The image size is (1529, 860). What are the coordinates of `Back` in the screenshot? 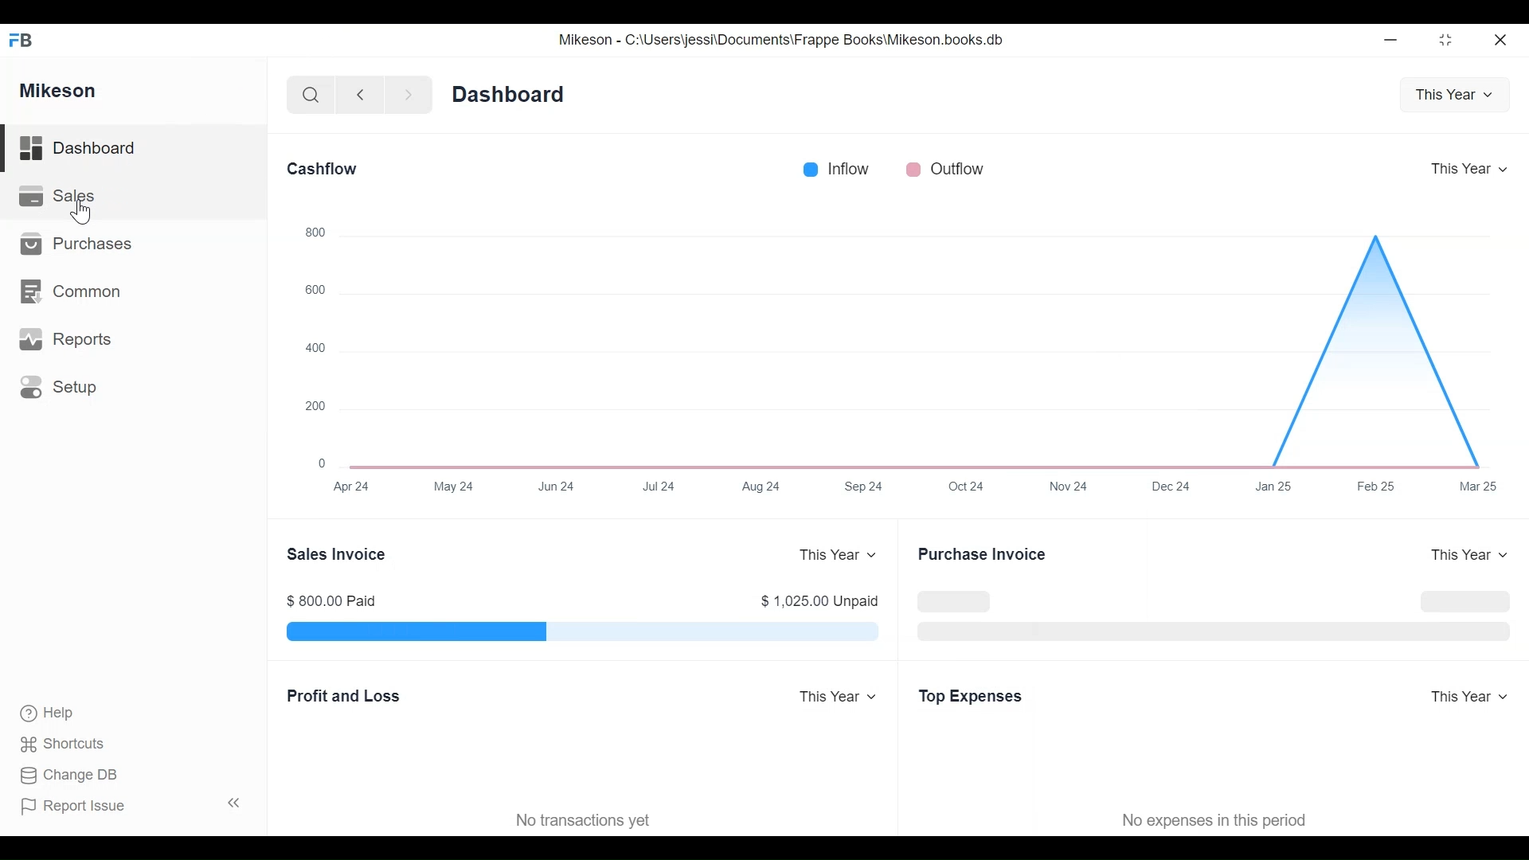 It's located at (367, 94).